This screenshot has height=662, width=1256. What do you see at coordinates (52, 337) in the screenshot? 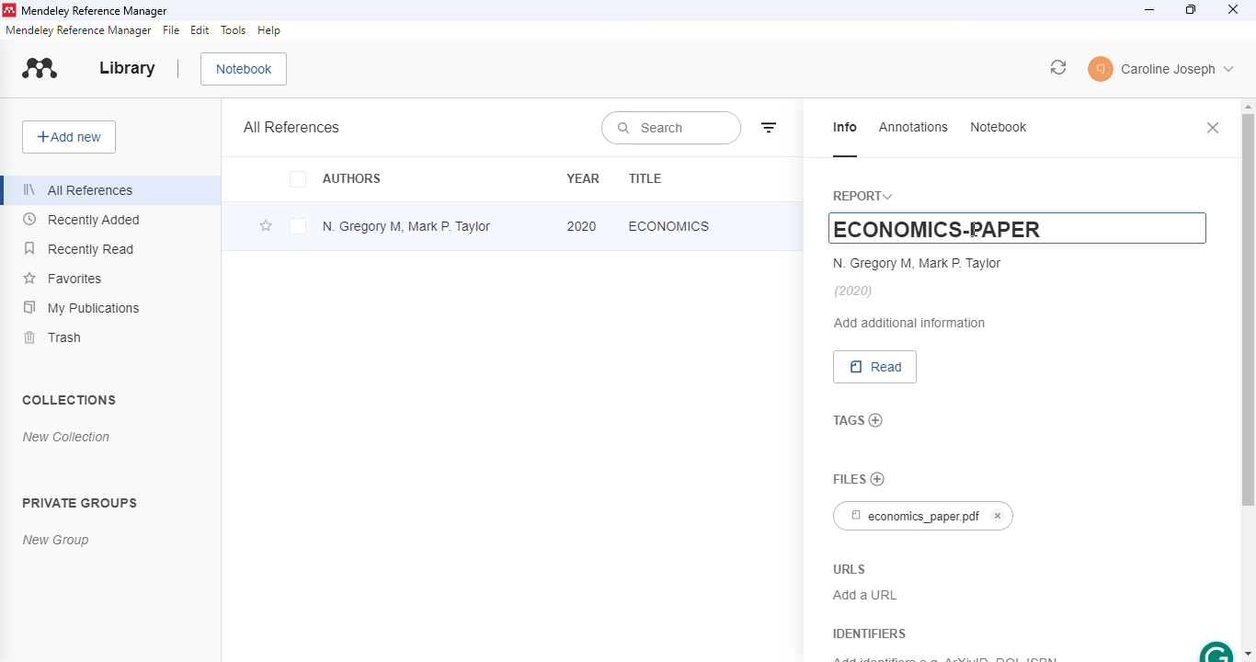
I see `trash` at bounding box center [52, 337].